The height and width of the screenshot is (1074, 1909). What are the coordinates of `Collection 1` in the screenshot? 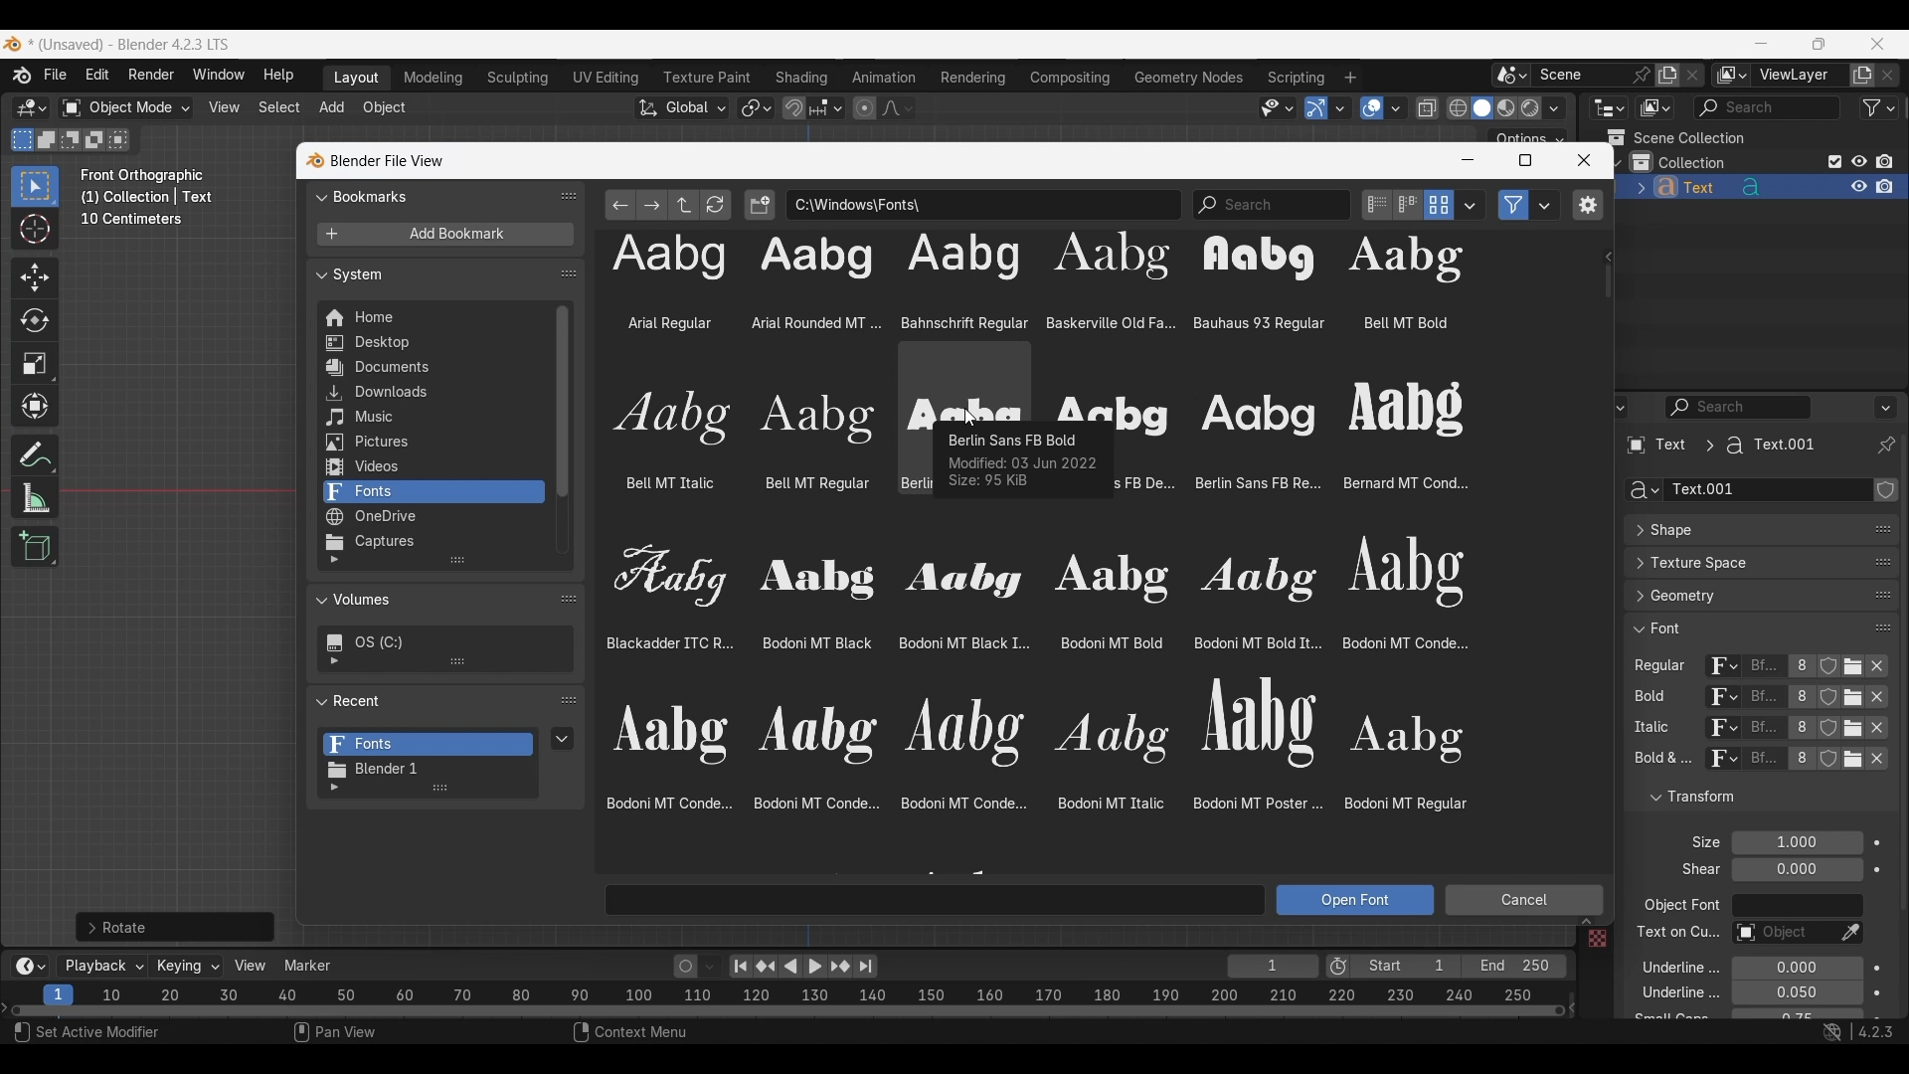 It's located at (1682, 162).